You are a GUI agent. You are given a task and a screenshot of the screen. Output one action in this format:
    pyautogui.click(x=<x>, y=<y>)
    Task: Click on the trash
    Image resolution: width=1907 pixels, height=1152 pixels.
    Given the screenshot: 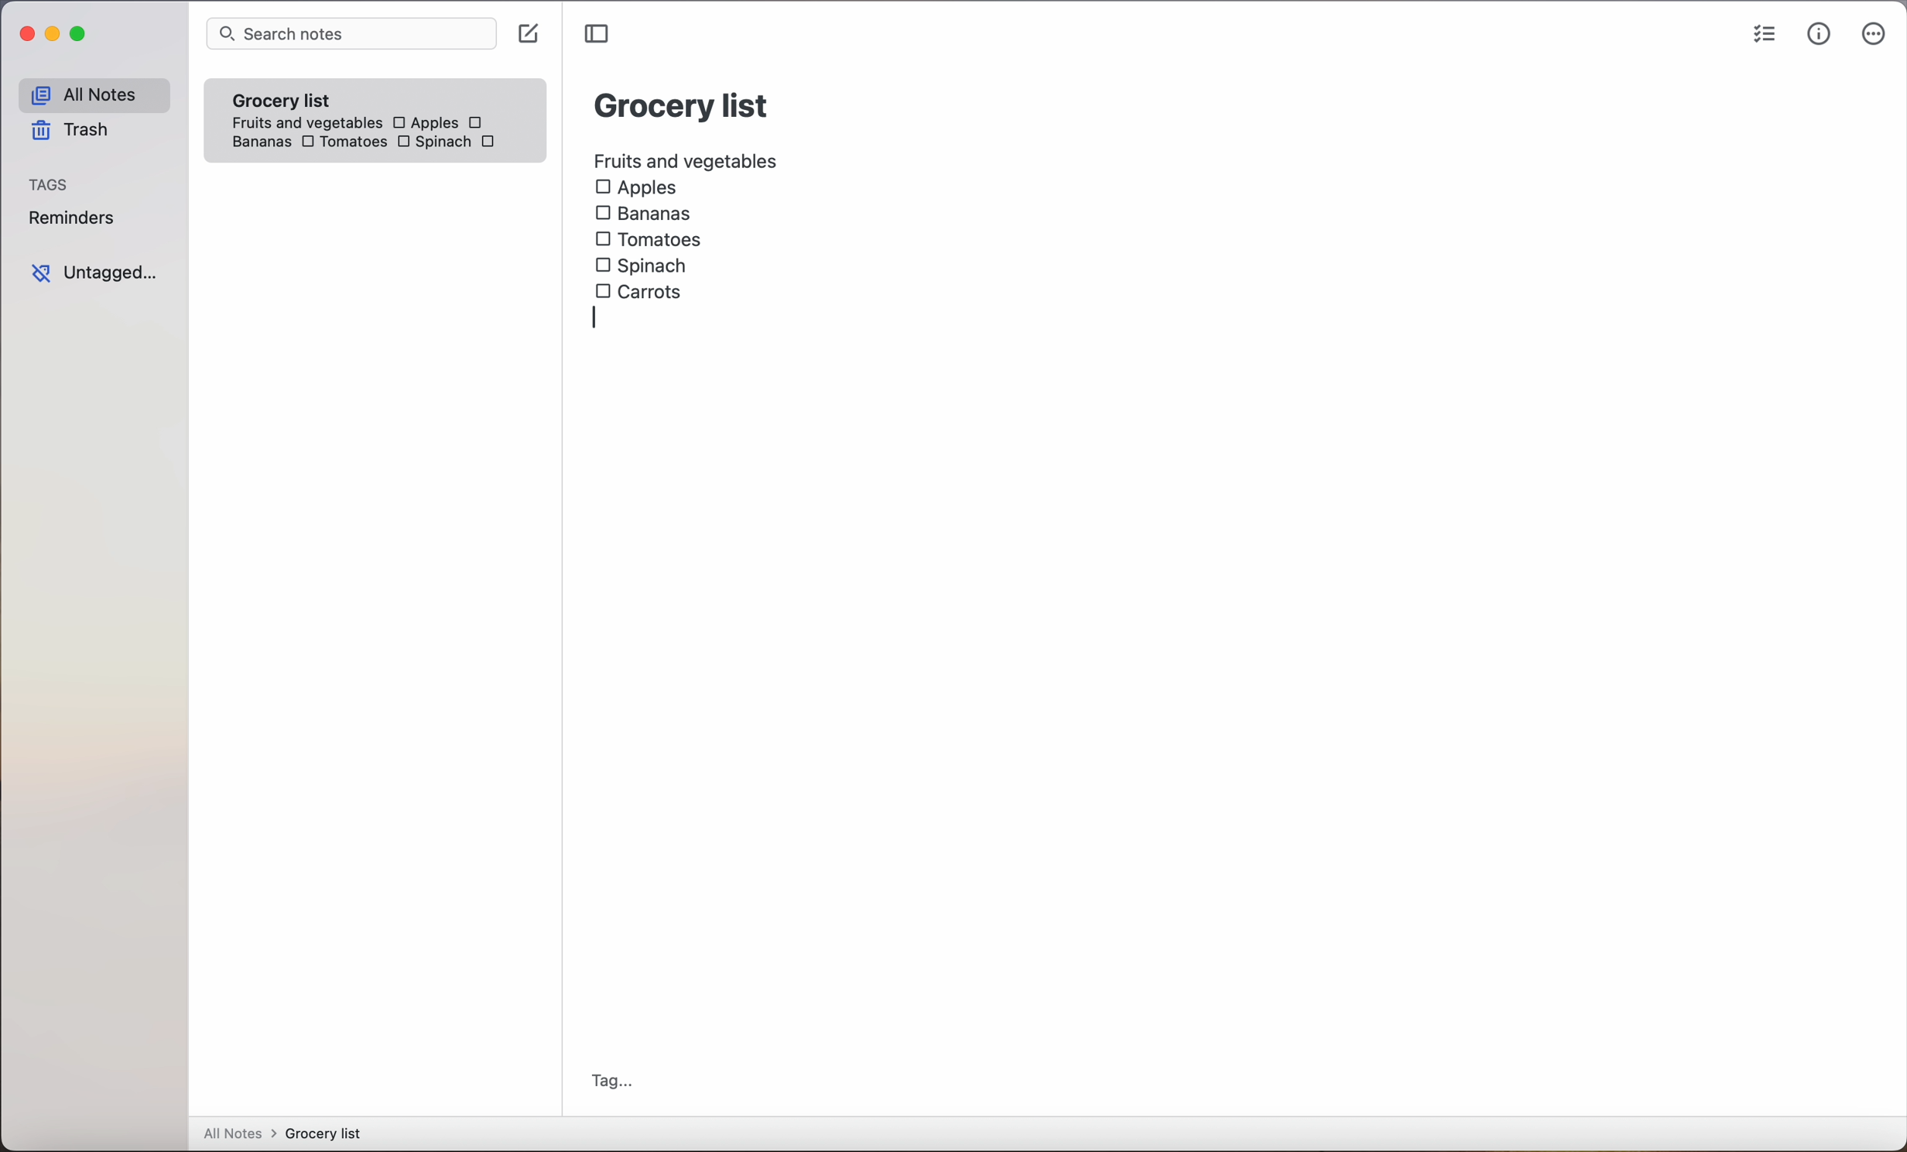 What is the action you would take?
    pyautogui.click(x=68, y=133)
    